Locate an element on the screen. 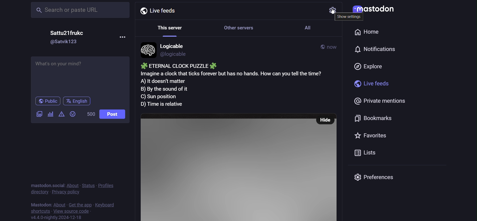 The width and height of the screenshot is (477, 221). content warning is located at coordinates (61, 115).